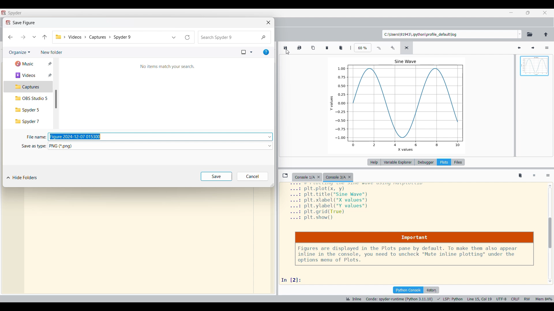 This screenshot has height=311, width=554. What do you see at coordinates (22, 178) in the screenshot?
I see `Hide folders` at bounding box center [22, 178].